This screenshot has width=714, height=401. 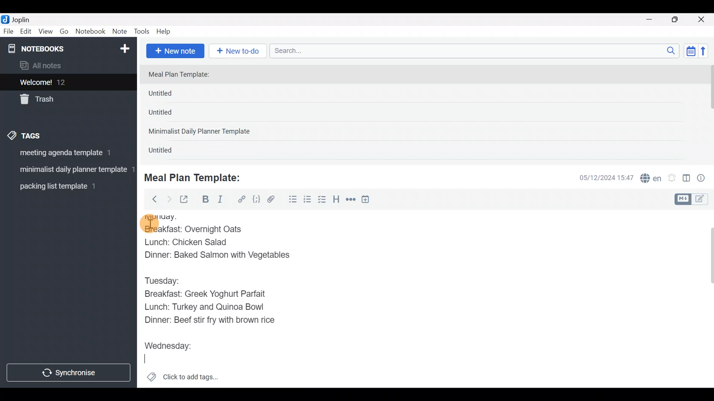 What do you see at coordinates (323, 200) in the screenshot?
I see `Checkbox` at bounding box center [323, 200].